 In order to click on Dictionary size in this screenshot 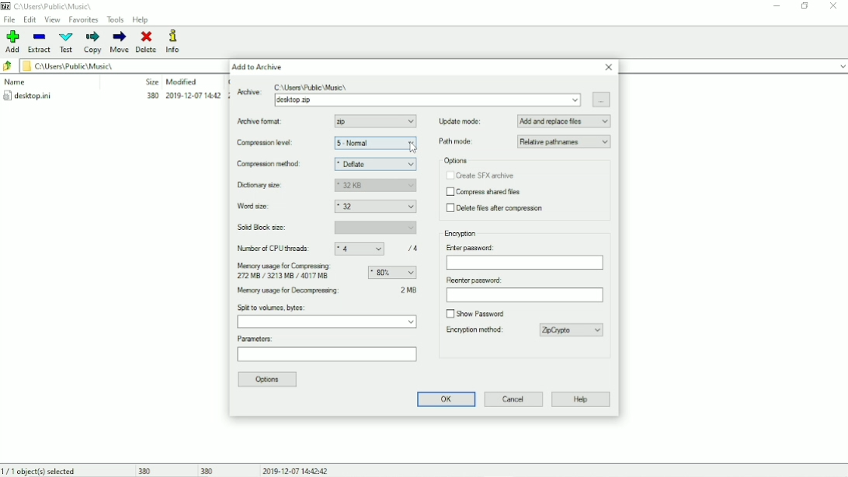, I will do `click(276, 186)`.